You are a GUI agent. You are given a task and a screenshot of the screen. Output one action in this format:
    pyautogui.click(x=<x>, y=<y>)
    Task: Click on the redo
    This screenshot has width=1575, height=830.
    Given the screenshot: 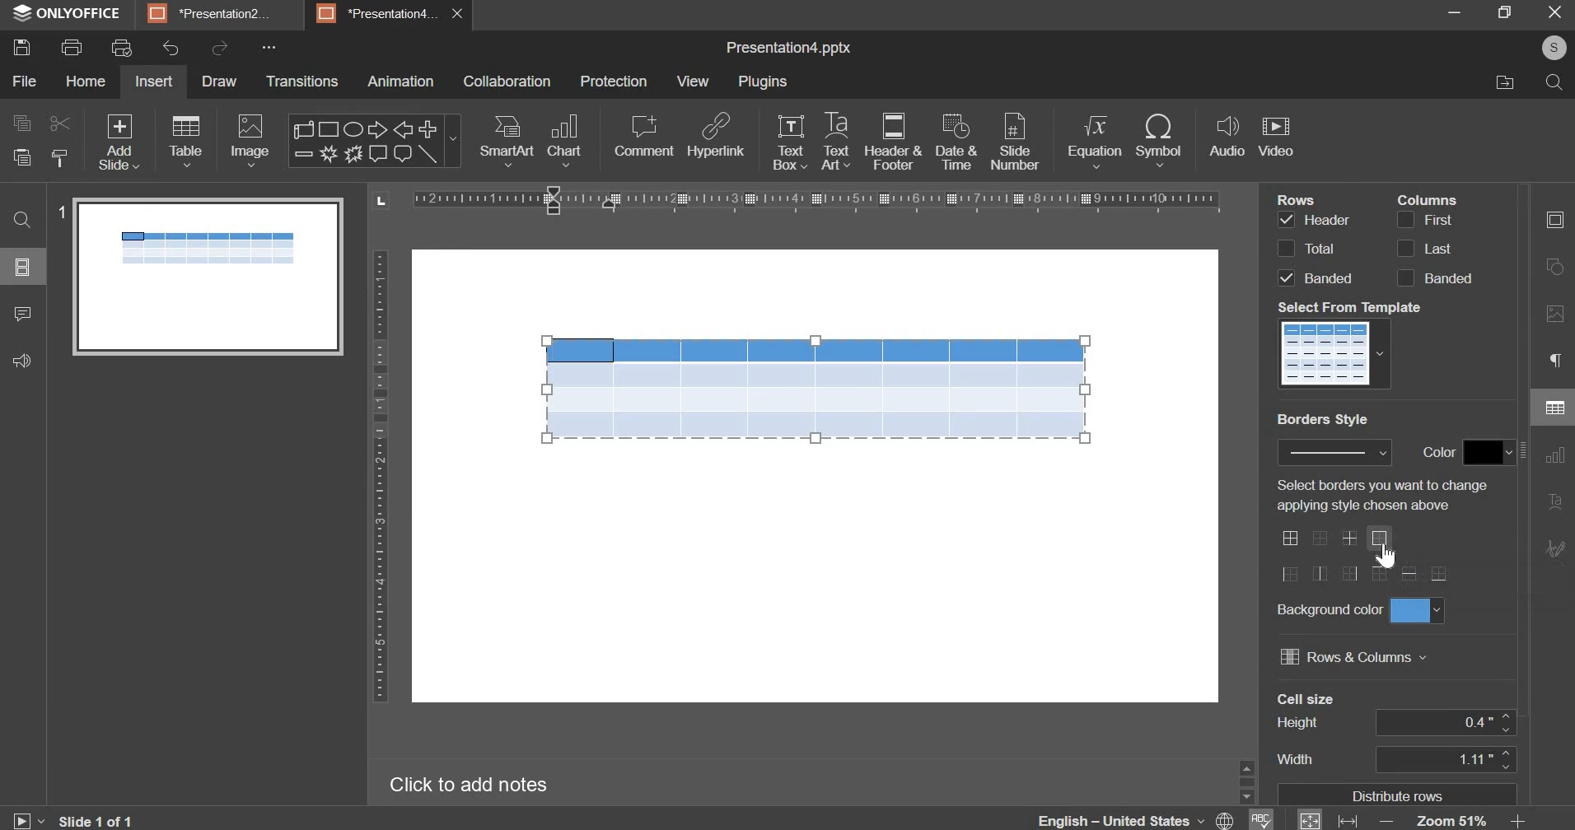 What is the action you would take?
    pyautogui.click(x=218, y=49)
    